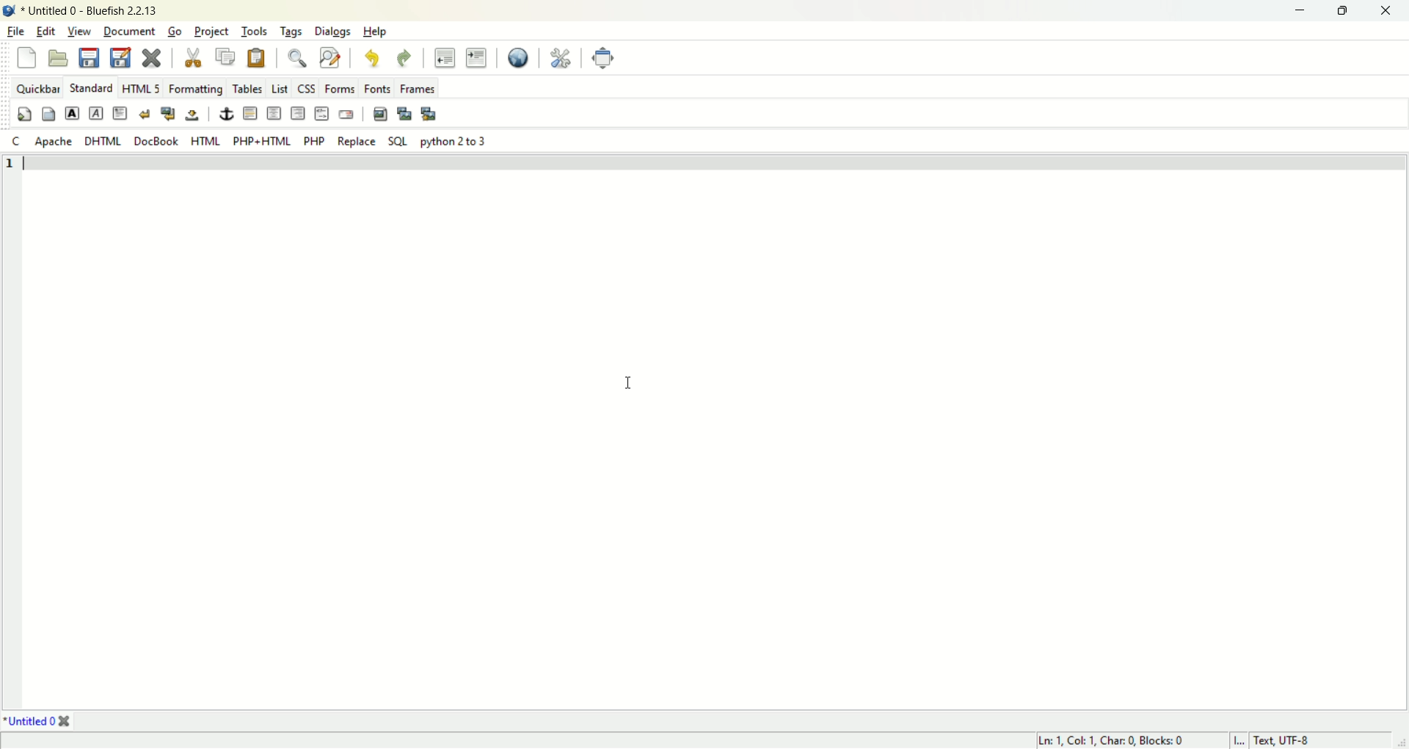  What do you see at coordinates (48, 115) in the screenshot?
I see `body` at bounding box center [48, 115].